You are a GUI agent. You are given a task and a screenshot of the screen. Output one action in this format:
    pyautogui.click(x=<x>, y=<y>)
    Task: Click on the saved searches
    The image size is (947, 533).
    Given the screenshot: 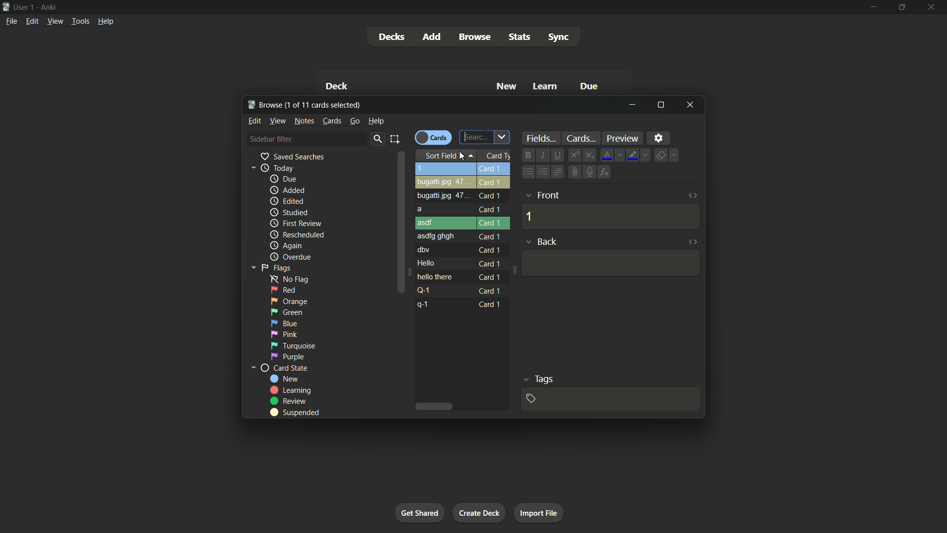 What is the action you would take?
    pyautogui.click(x=292, y=156)
    